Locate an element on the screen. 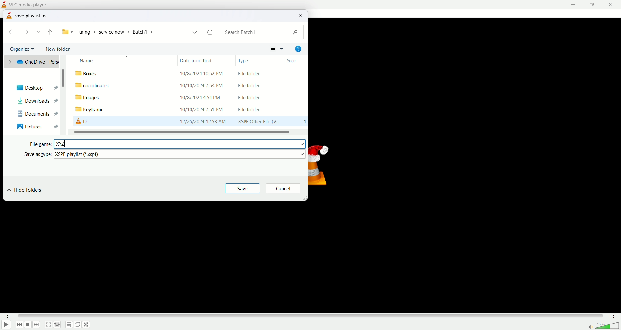 The height and width of the screenshot is (330, 621). file name is located at coordinates (39, 144).